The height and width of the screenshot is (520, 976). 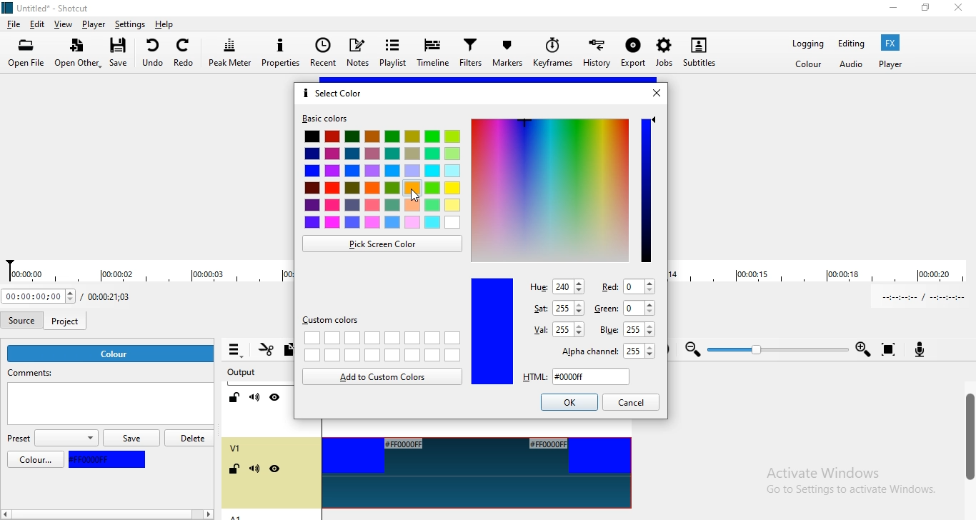 What do you see at coordinates (116, 296) in the screenshot?
I see `Total duration` at bounding box center [116, 296].